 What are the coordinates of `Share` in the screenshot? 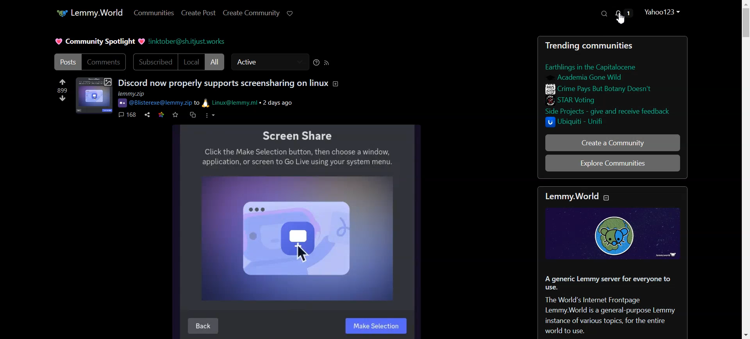 It's located at (148, 114).